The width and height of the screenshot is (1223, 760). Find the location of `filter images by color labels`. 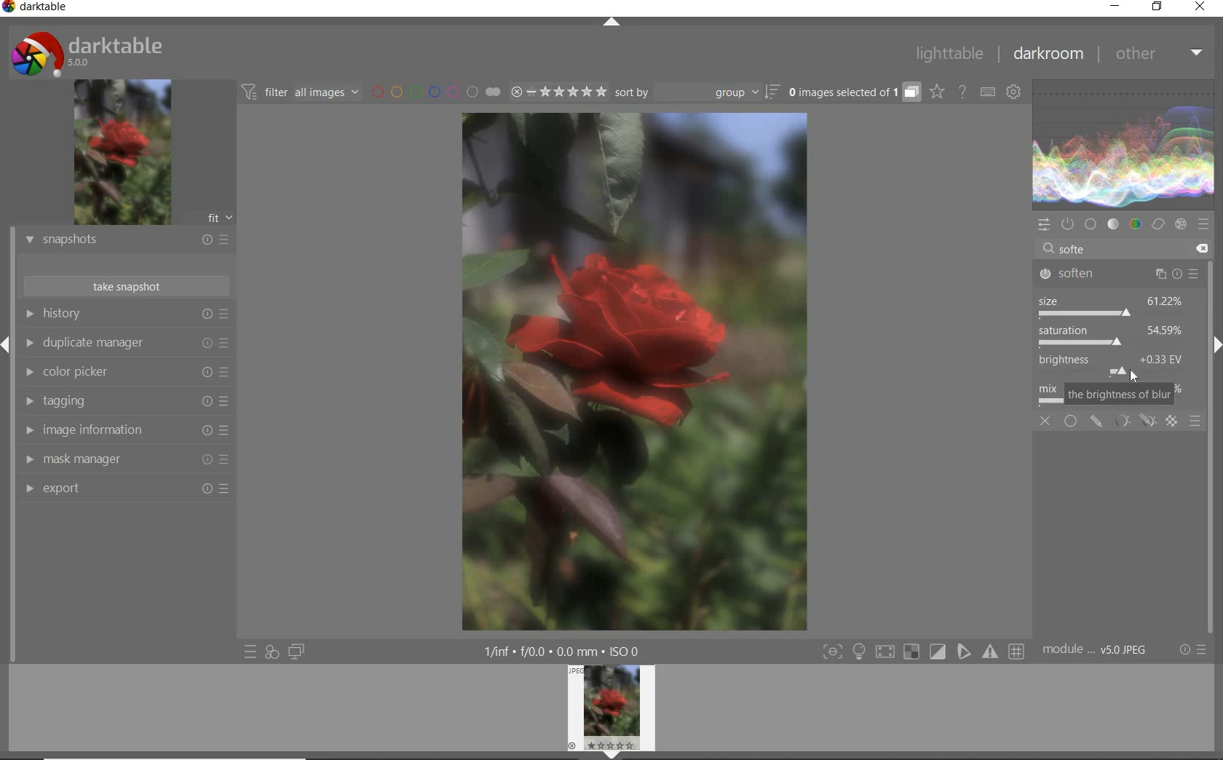

filter images by color labels is located at coordinates (434, 93).